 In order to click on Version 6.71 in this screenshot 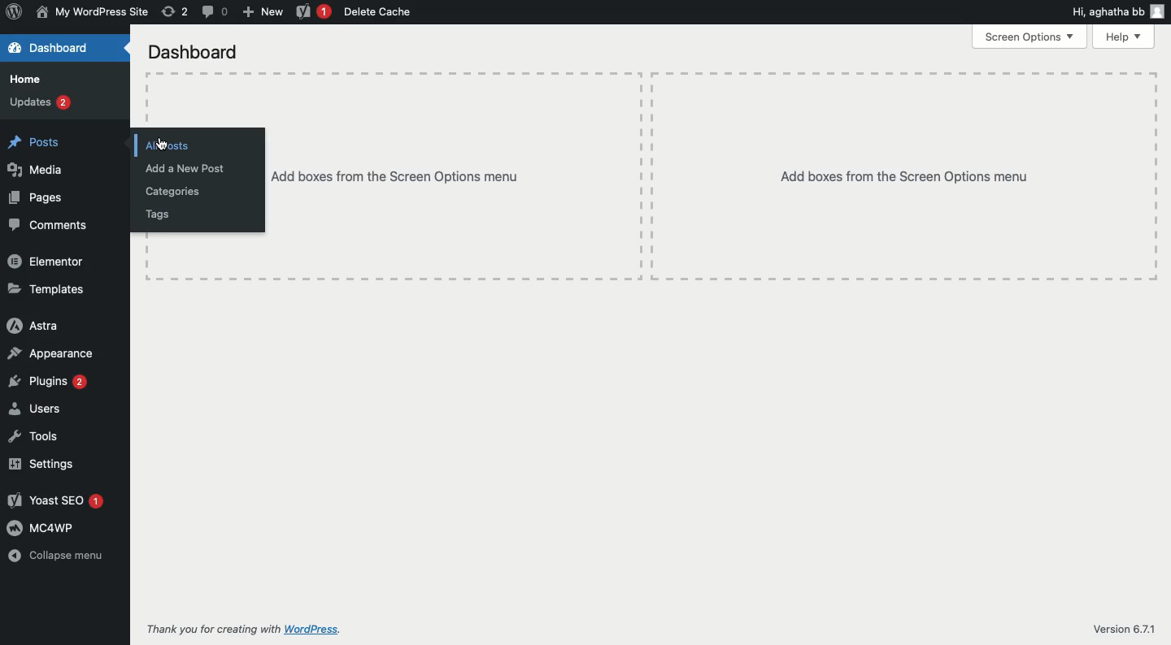, I will do `click(1116, 626)`.